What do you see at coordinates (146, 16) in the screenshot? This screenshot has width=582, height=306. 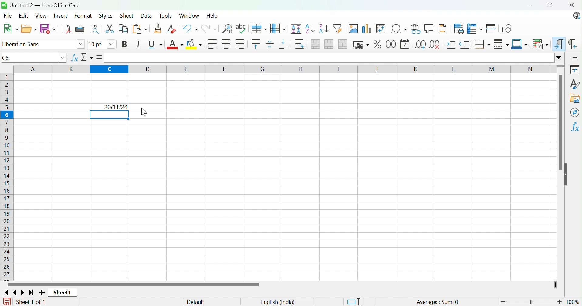 I see `Data` at bounding box center [146, 16].